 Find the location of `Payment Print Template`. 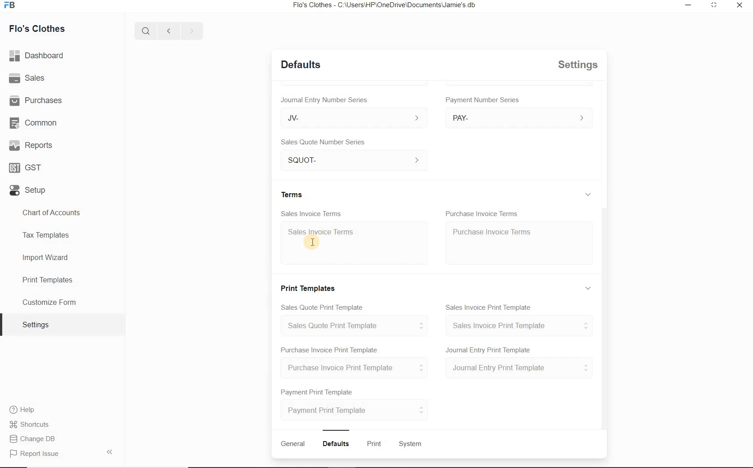

Payment Print Template is located at coordinates (318, 390).